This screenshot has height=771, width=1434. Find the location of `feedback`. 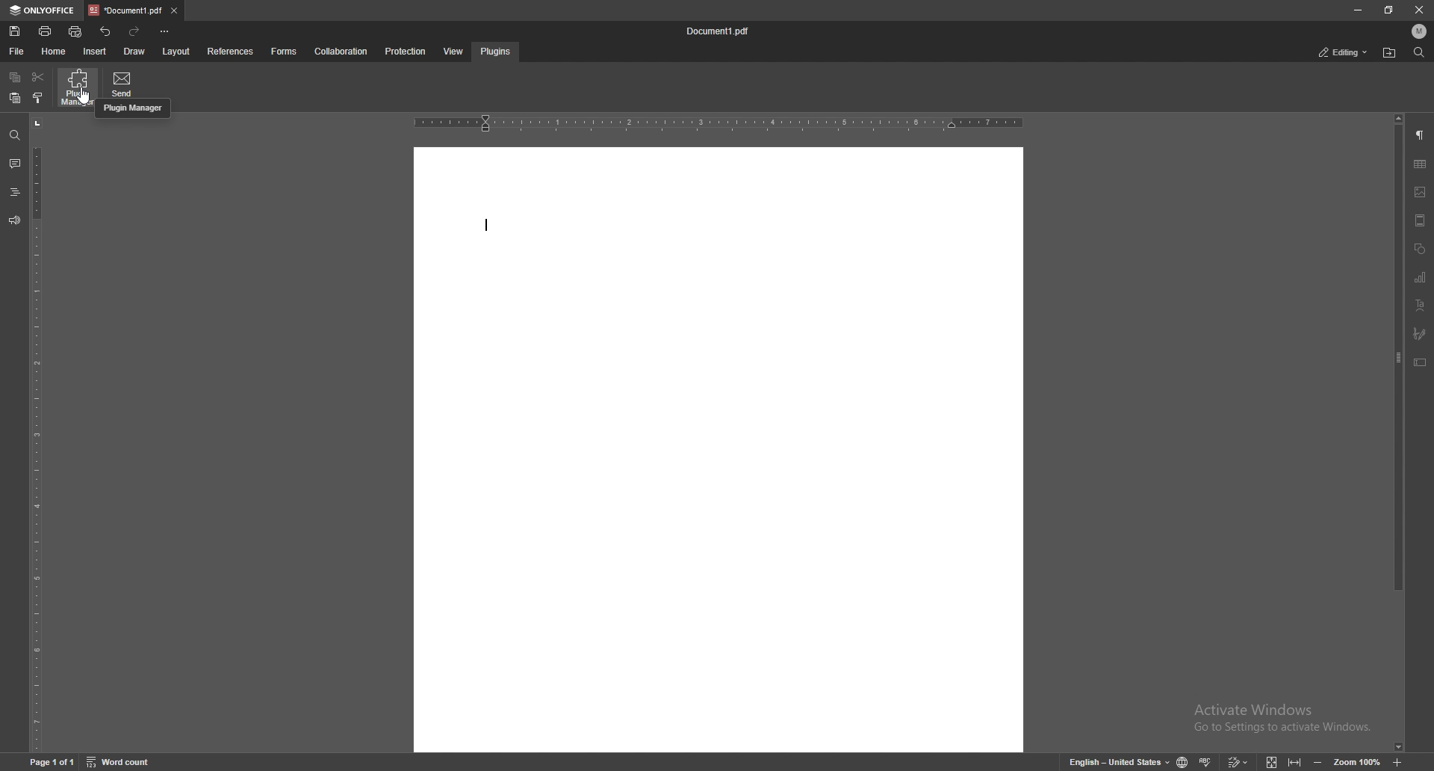

feedback is located at coordinates (15, 220).